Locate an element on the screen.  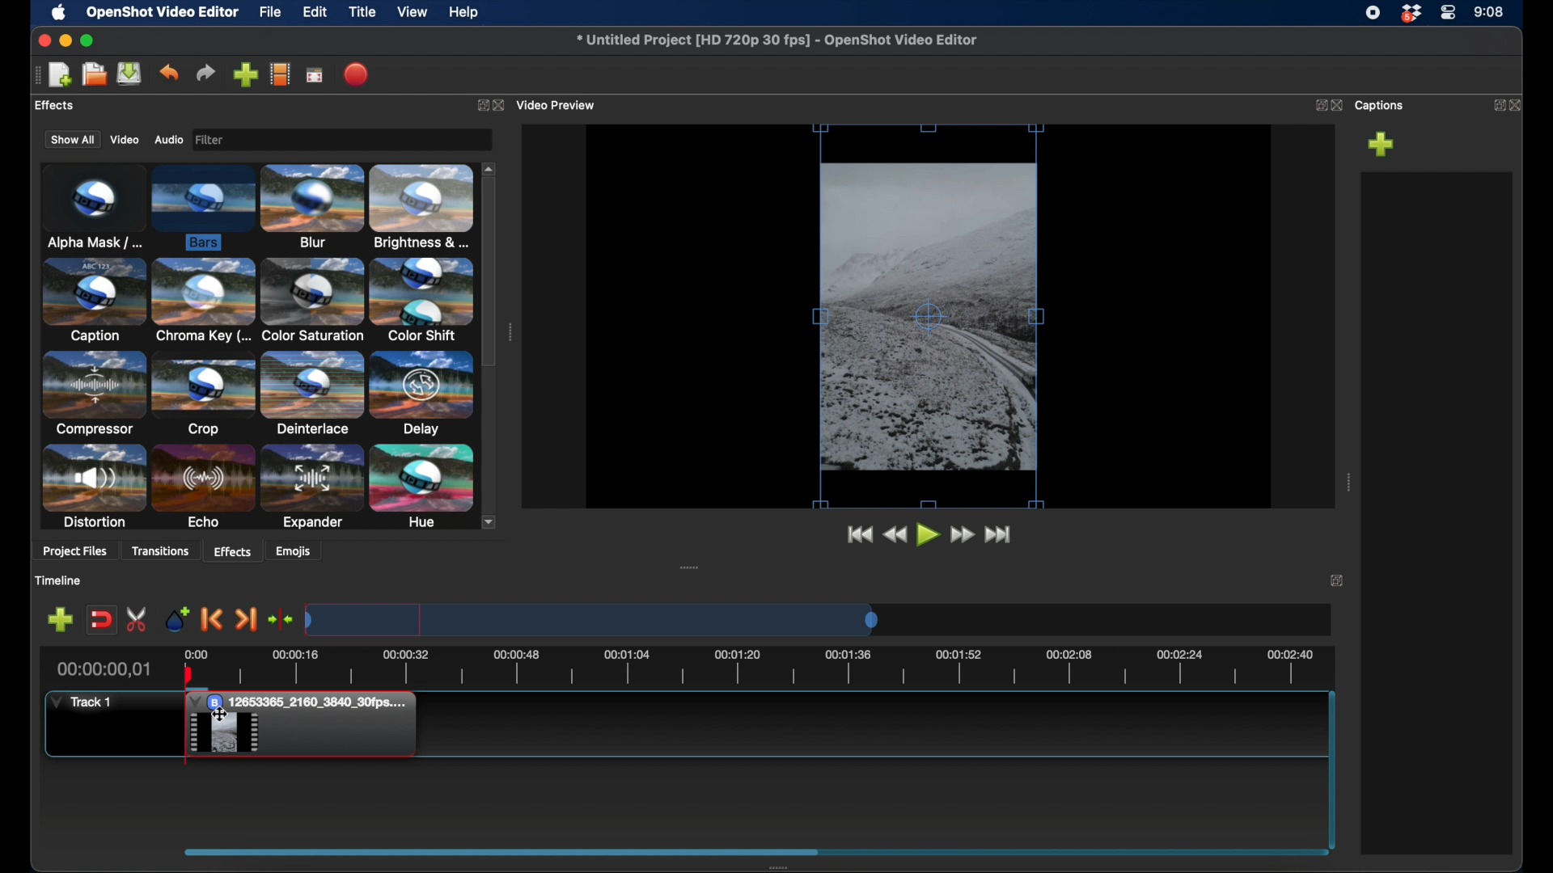
expand is located at coordinates (1318, 106).